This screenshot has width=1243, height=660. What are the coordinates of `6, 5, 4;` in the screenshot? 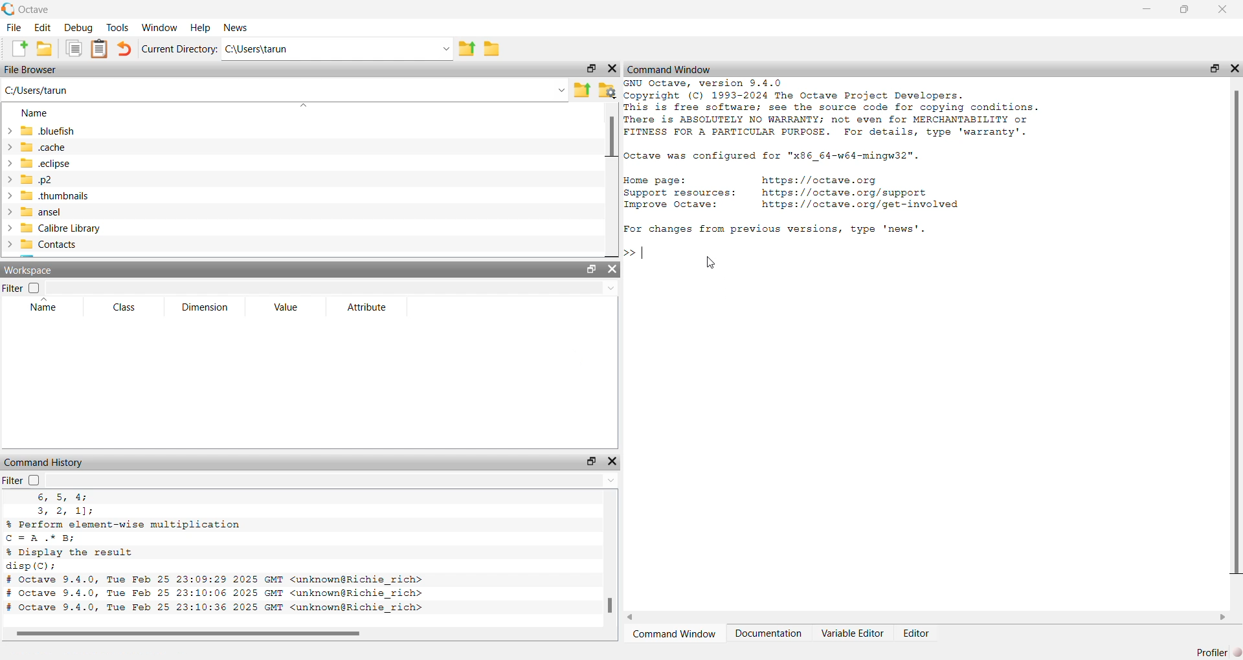 It's located at (65, 498).